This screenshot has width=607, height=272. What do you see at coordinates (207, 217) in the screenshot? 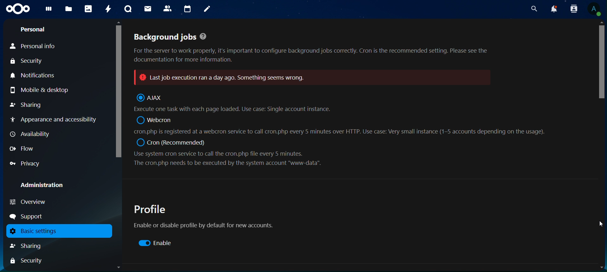
I see `Profile
Enable or disable profile by default for new accounts.` at bounding box center [207, 217].